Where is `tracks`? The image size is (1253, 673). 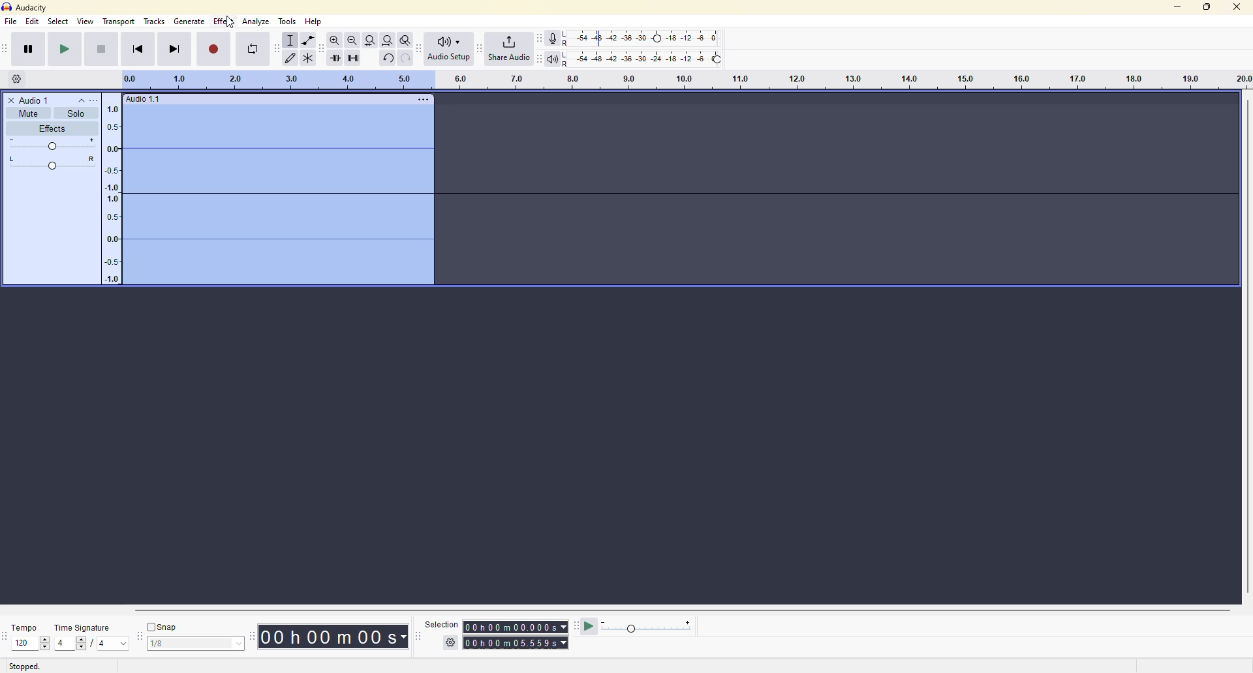
tracks is located at coordinates (155, 22).